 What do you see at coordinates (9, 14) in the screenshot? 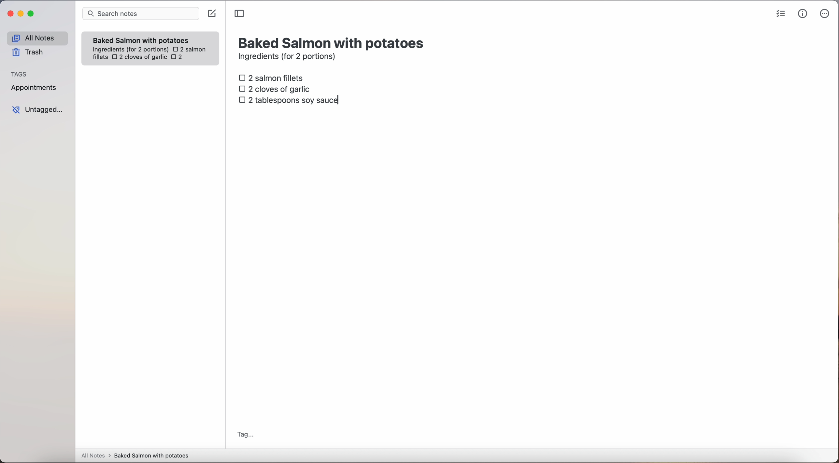
I see `close Simplenote` at bounding box center [9, 14].